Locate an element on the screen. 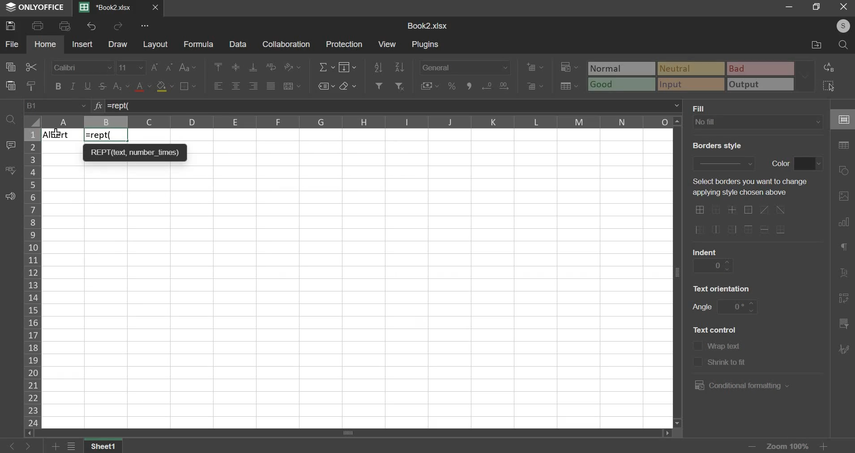  copy is located at coordinates (11, 67).